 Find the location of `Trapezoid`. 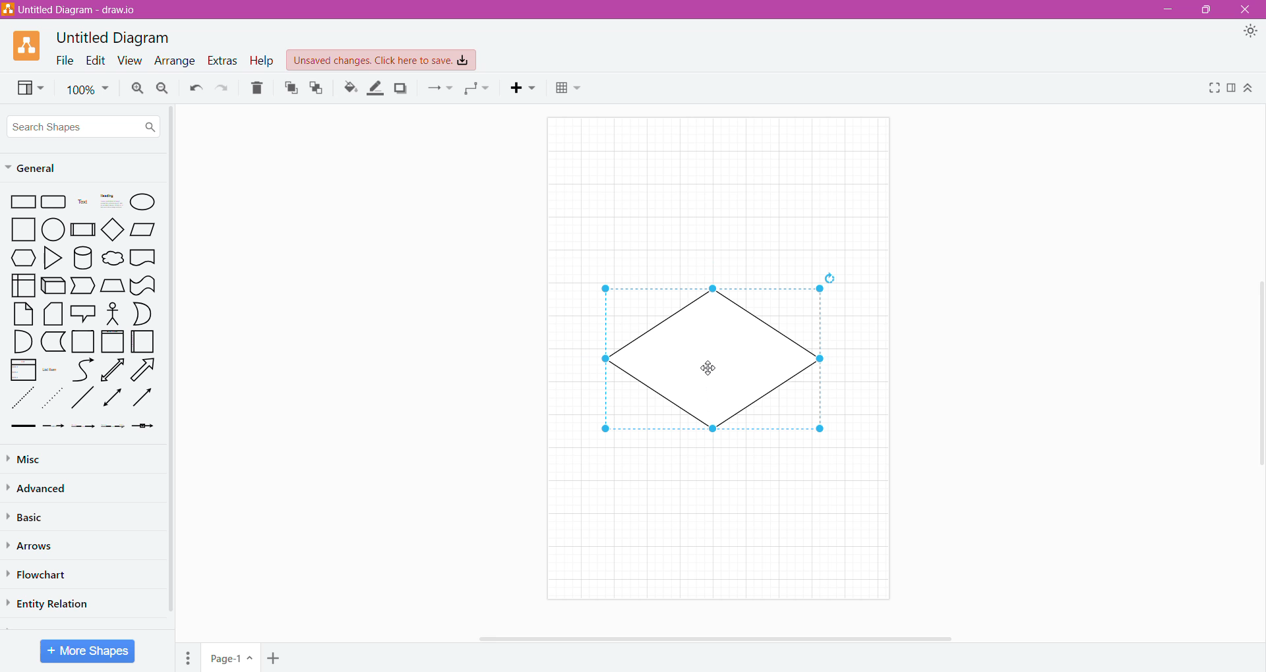

Trapezoid is located at coordinates (112, 286).